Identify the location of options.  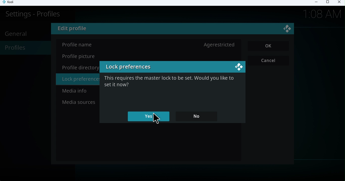
(78, 80).